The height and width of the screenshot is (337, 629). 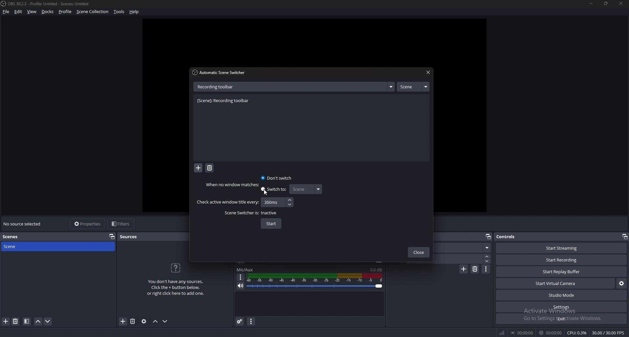 I want to click on expand, so click(x=391, y=87).